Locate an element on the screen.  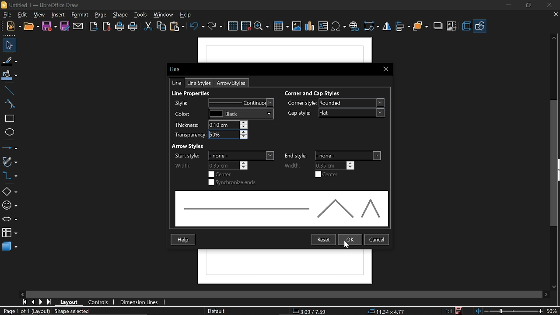
Line style preview is located at coordinates (279, 208).